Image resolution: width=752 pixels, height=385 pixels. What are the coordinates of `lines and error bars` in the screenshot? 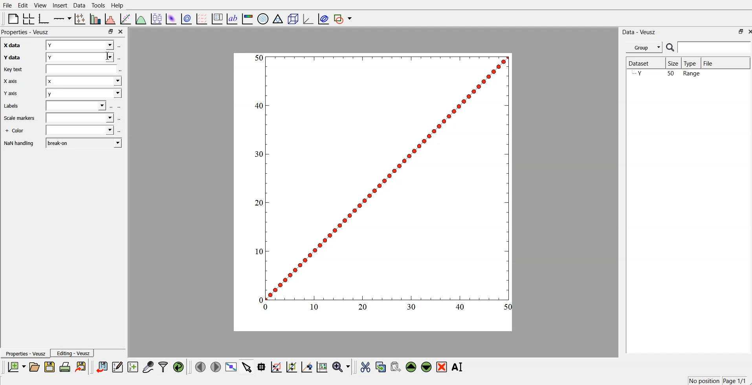 It's located at (81, 18).